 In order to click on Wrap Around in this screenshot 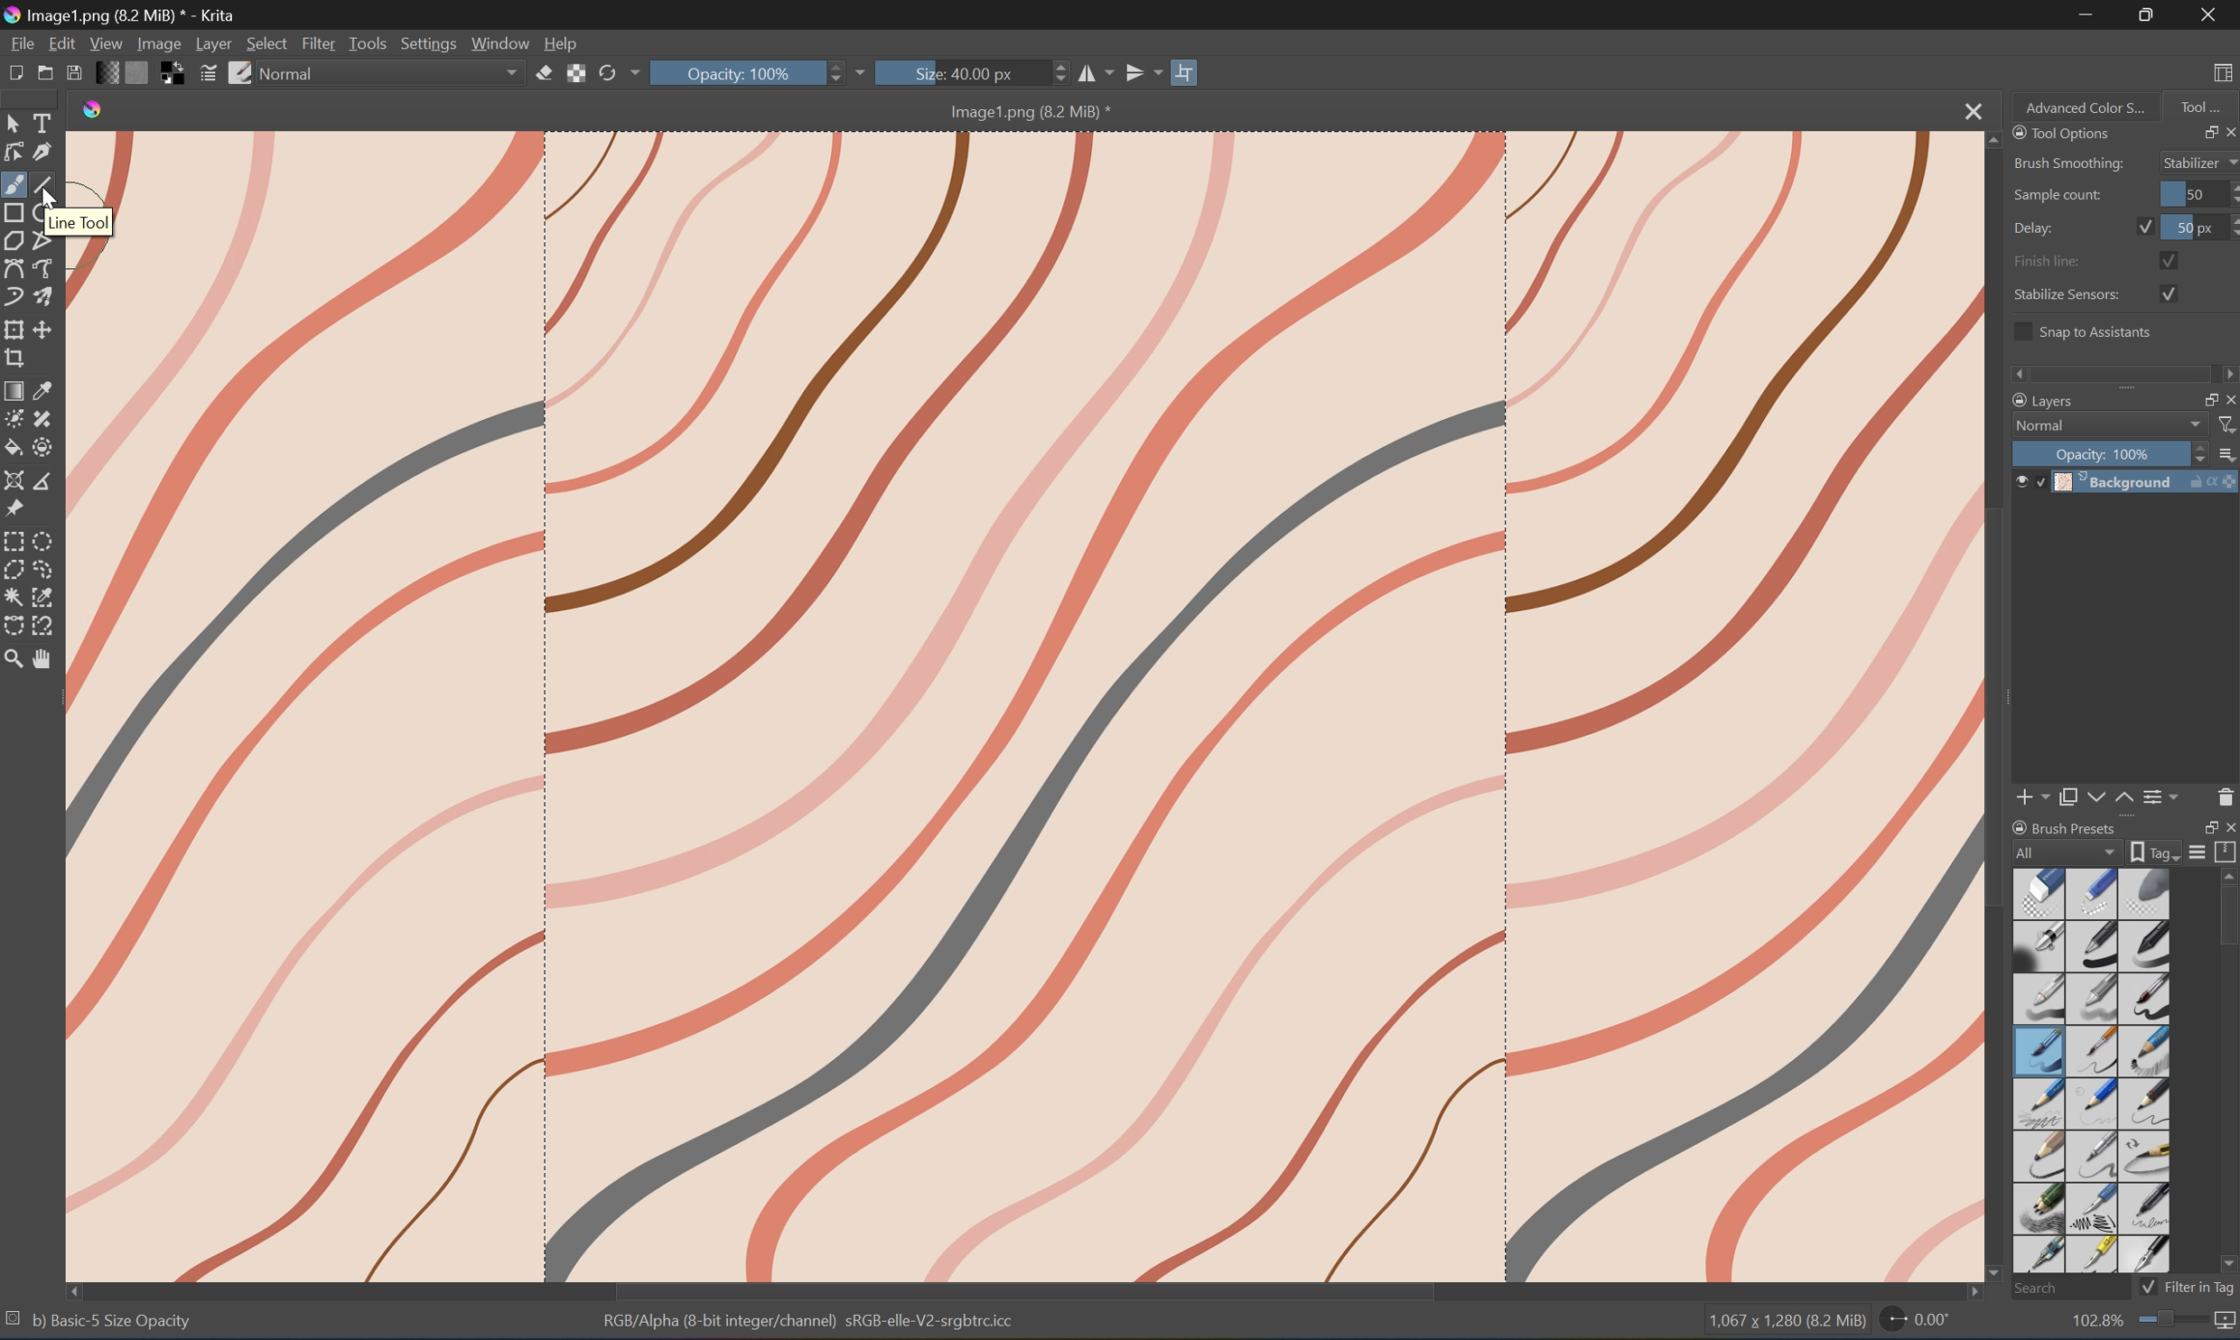, I will do `click(1189, 70)`.